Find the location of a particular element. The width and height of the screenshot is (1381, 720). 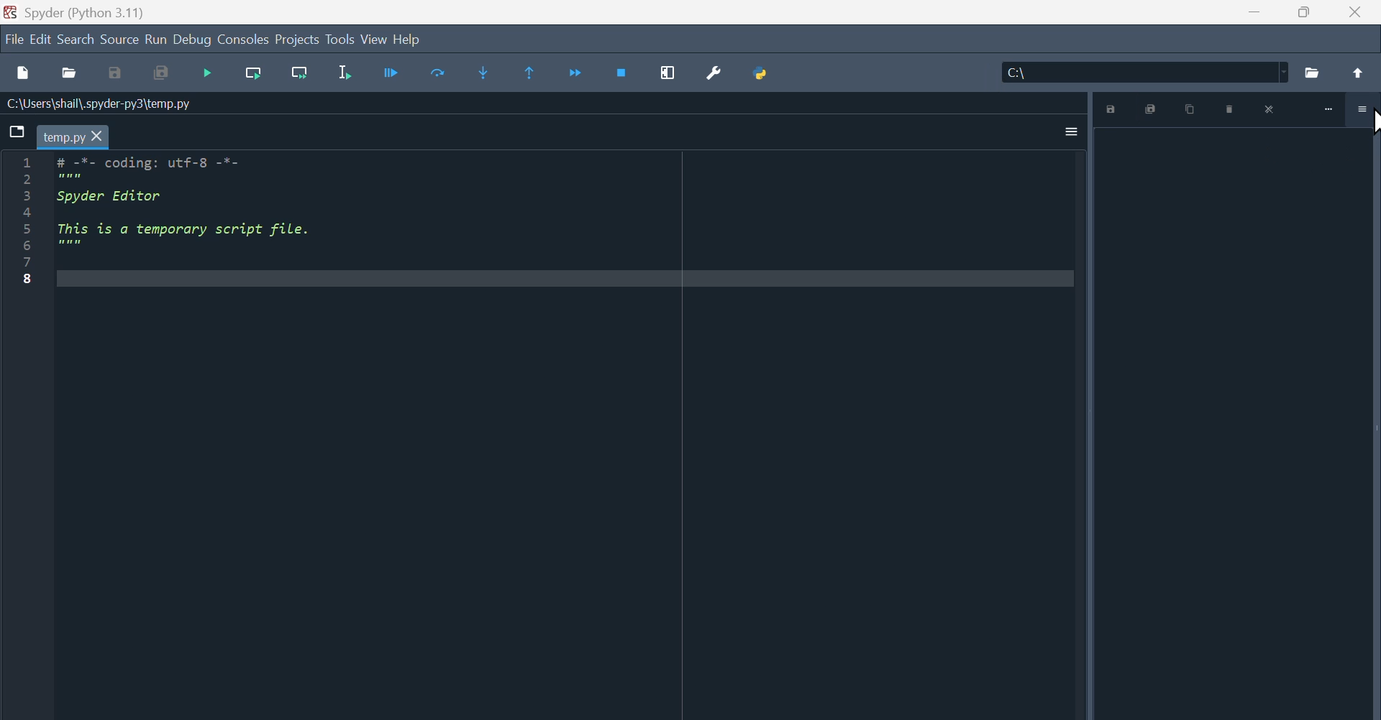

Spyder (Python 3.11) is located at coordinates (86, 13).